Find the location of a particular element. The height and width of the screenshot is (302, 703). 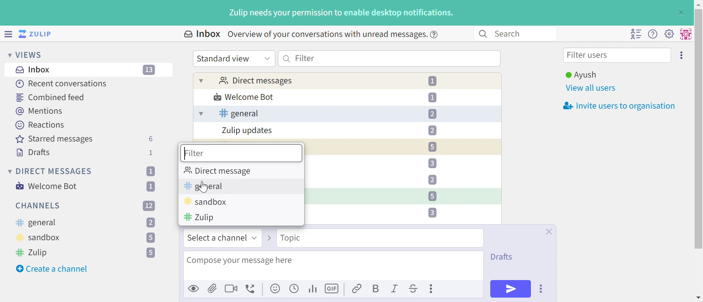

Invite users to organisation is located at coordinates (617, 106).